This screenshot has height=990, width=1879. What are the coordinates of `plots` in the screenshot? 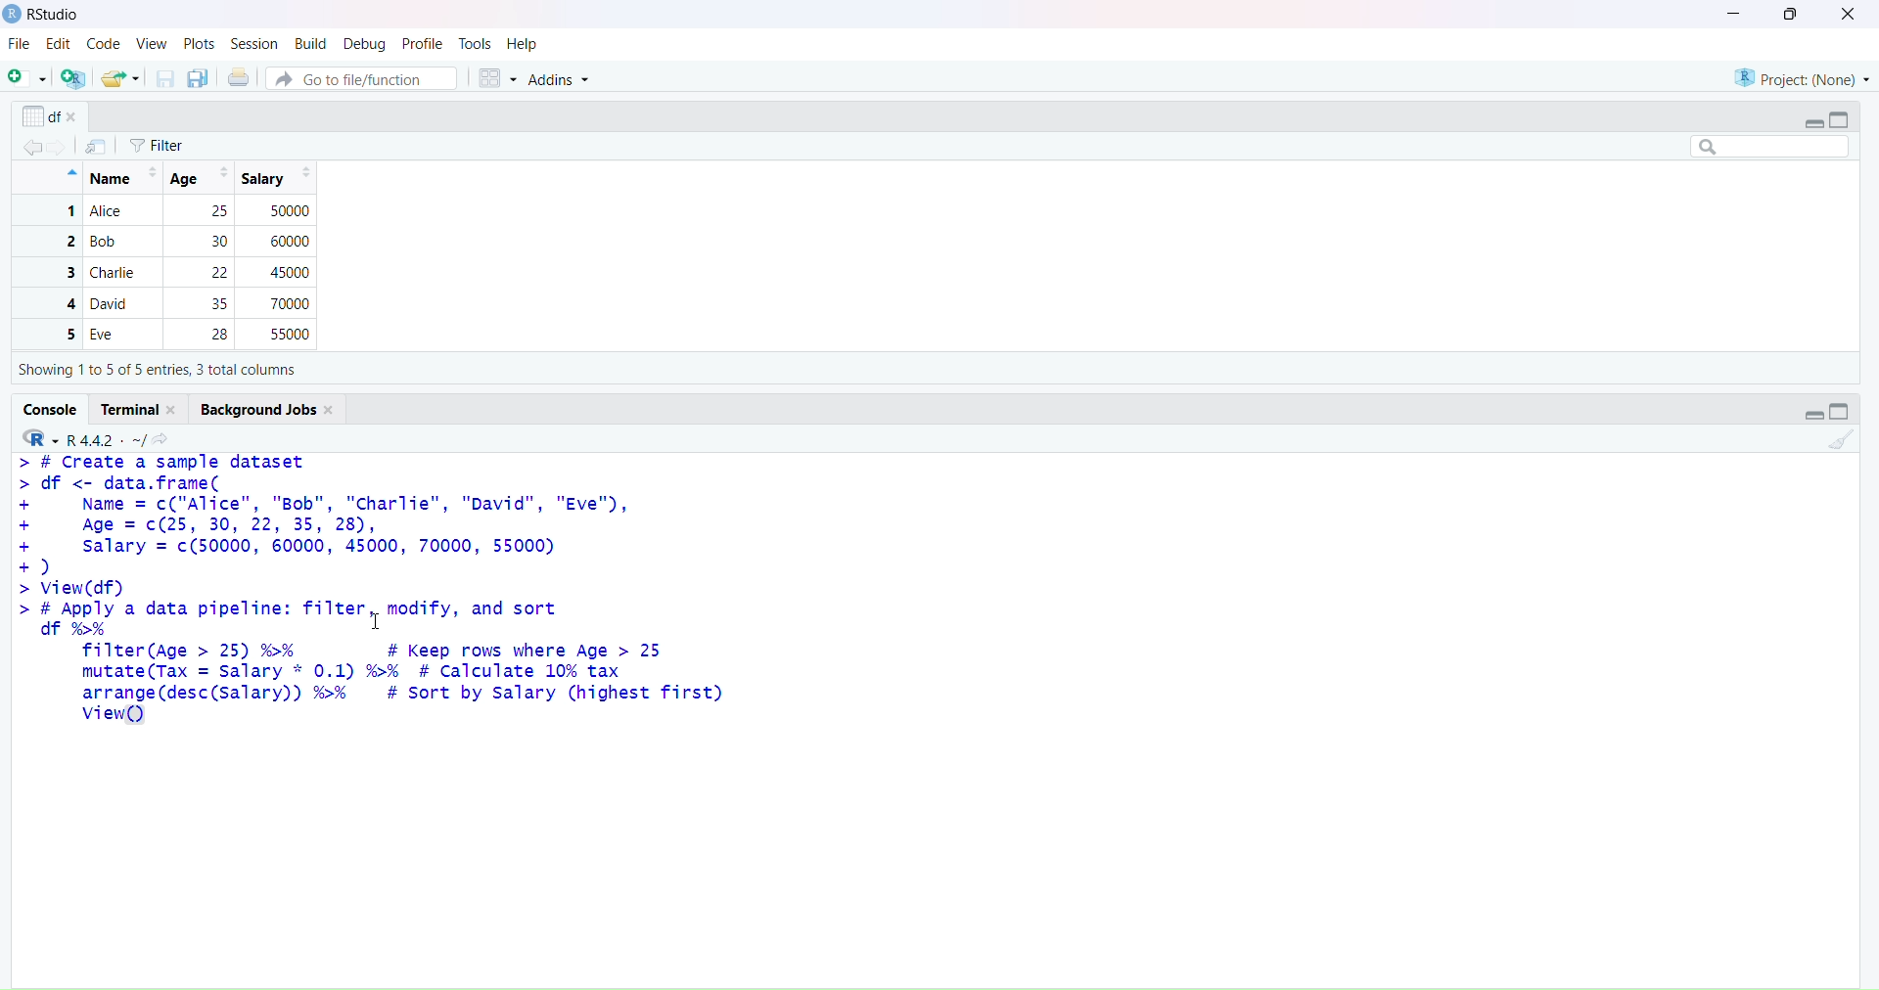 It's located at (199, 43).